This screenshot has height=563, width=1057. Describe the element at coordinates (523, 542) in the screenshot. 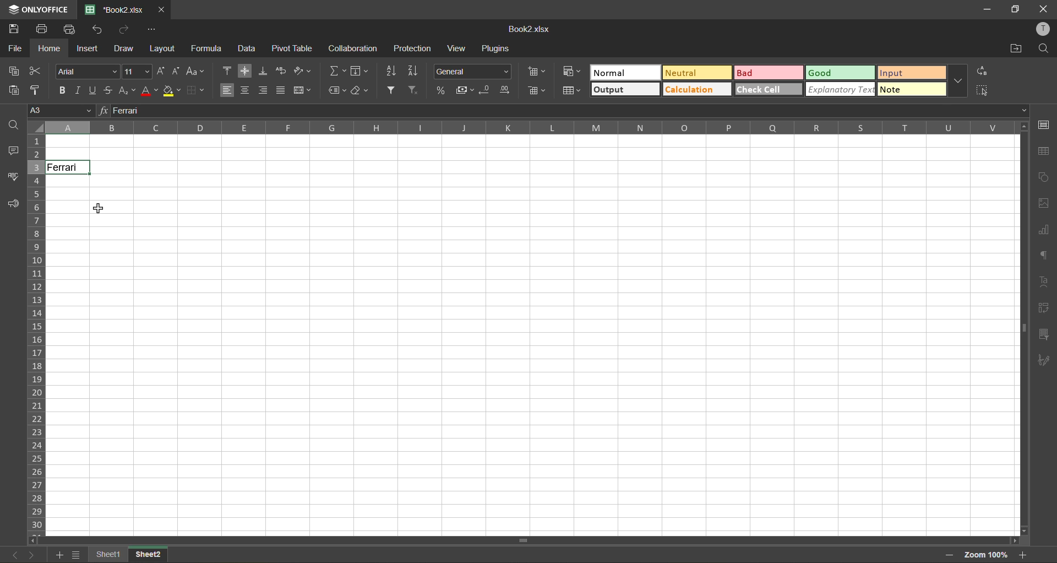

I see `horizontal scrollbar` at that location.